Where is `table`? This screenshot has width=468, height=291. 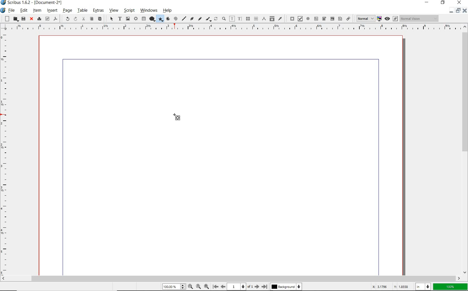
table is located at coordinates (82, 11).